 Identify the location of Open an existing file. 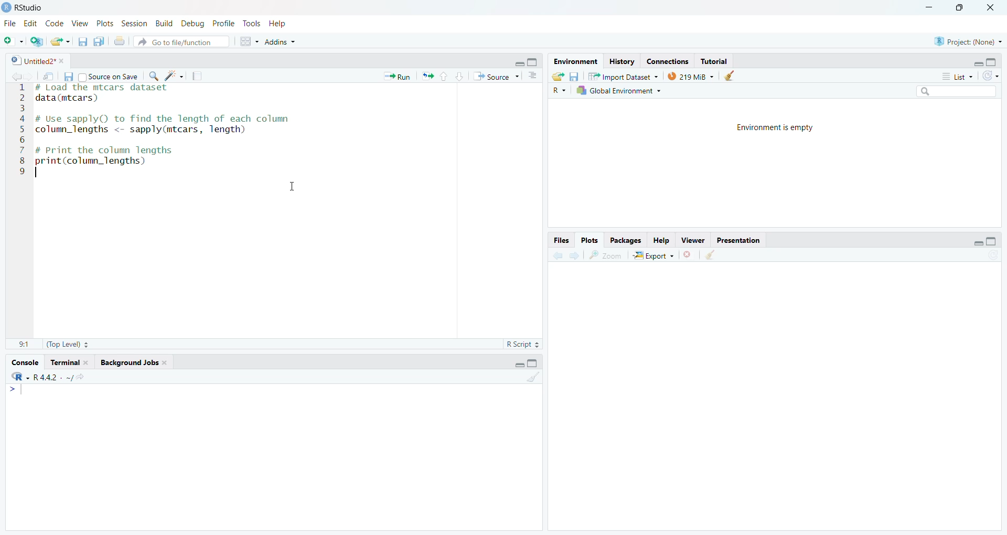
(60, 41).